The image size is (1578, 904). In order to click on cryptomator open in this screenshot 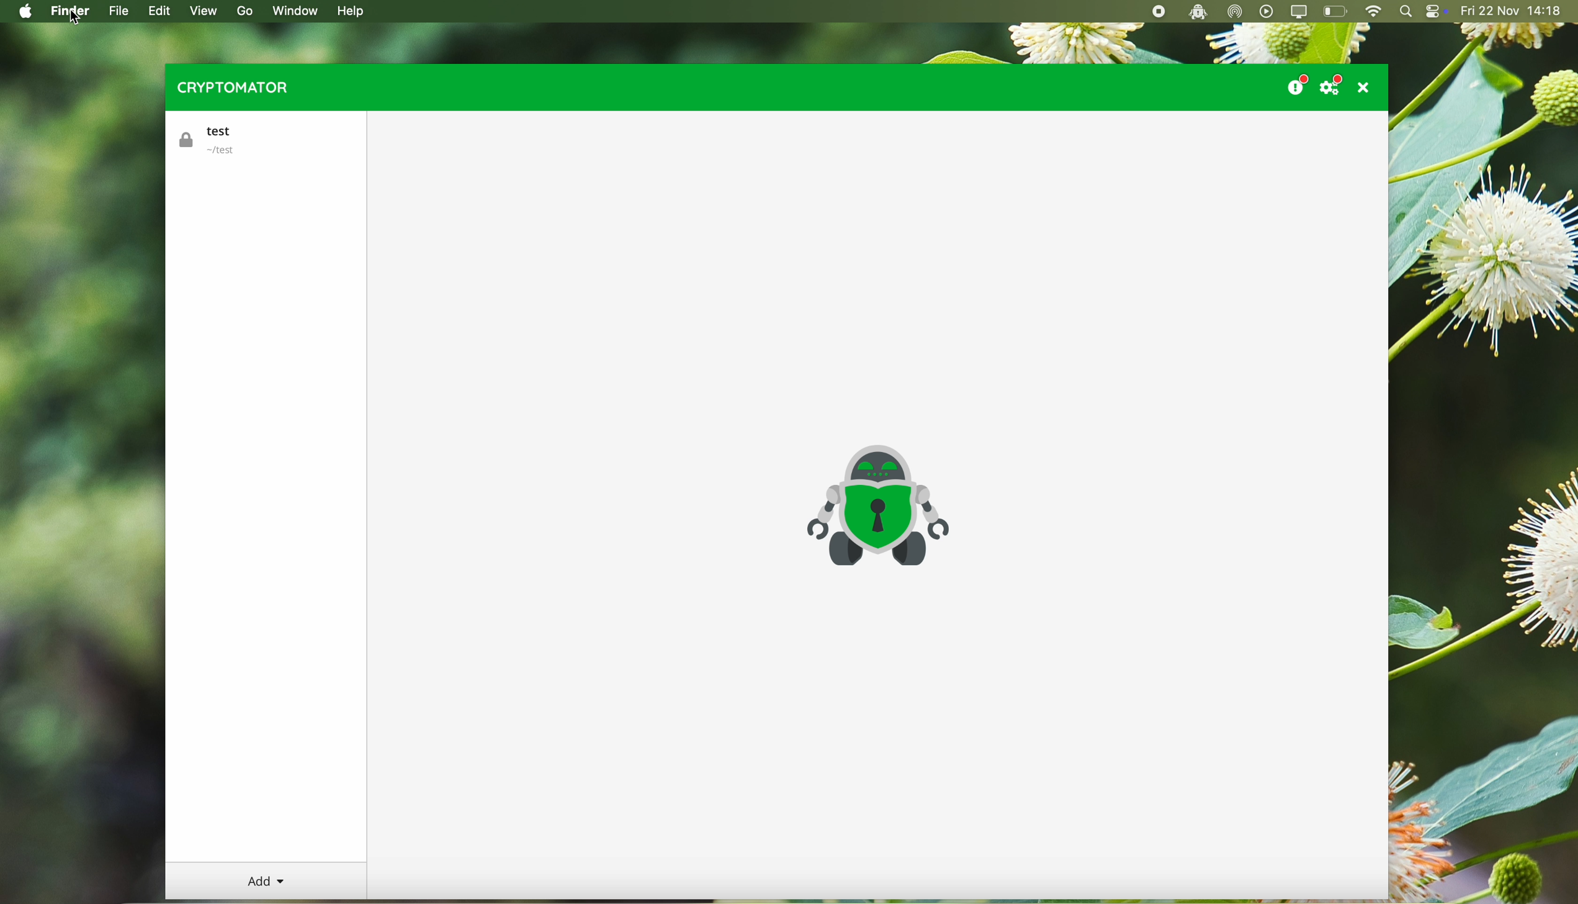, I will do `click(1195, 12)`.